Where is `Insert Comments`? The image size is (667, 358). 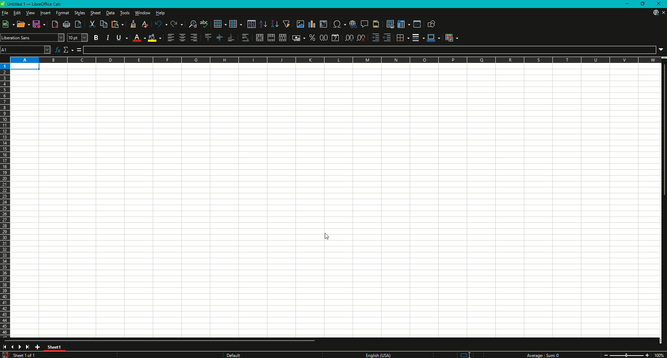
Insert Comments is located at coordinates (364, 24).